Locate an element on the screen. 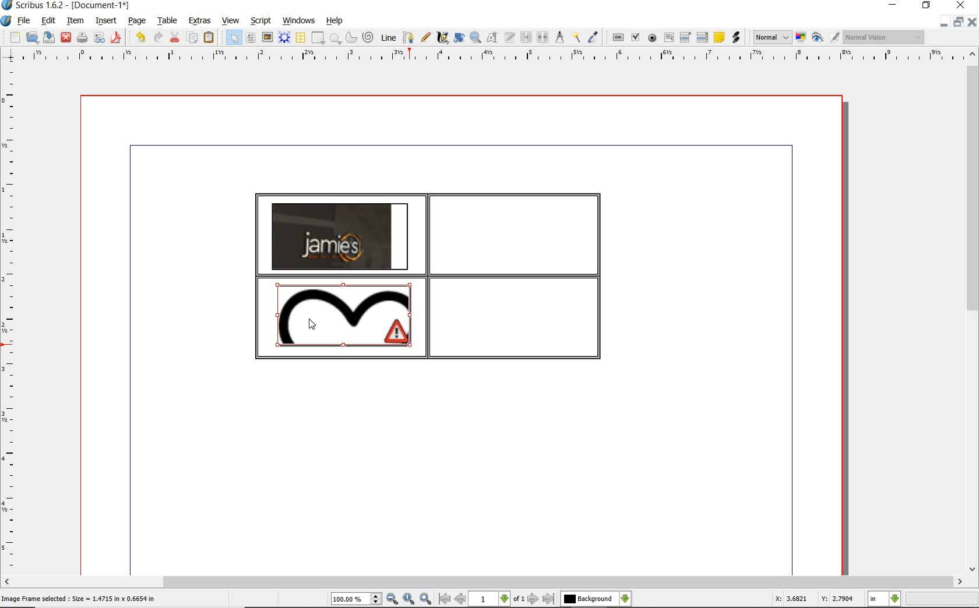  table is located at coordinates (301, 38).